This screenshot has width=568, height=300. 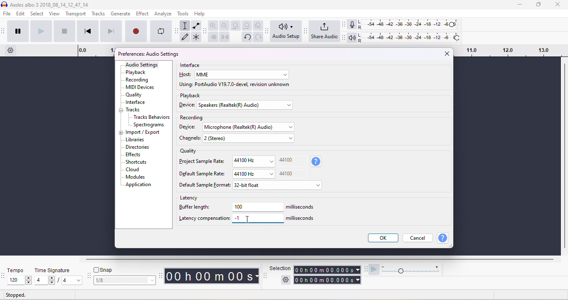 I want to click on audacity edit toolbar, so click(x=205, y=31).